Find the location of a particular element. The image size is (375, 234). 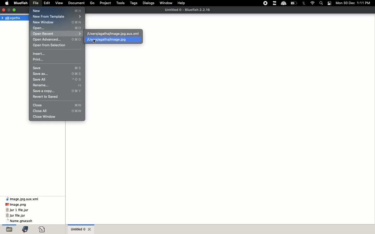

Agatha is located at coordinates (12, 18).